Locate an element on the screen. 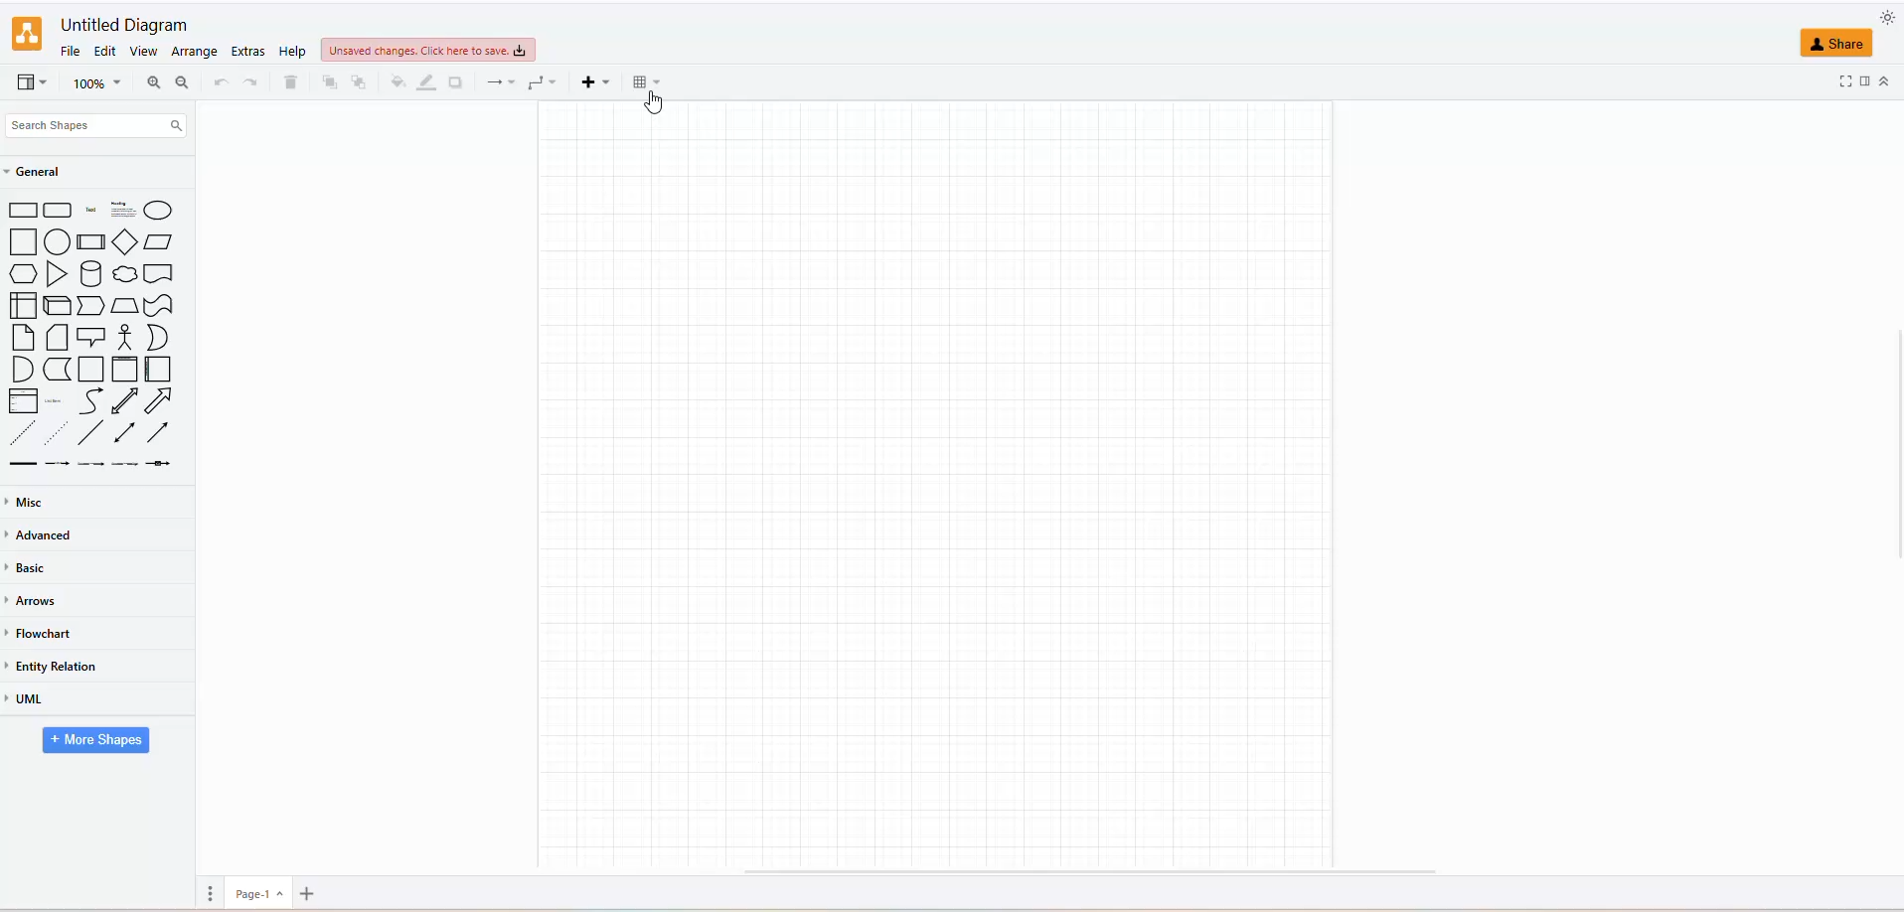 The width and height of the screenshot is (1904, 912). view is located at coordinates (29, 86).